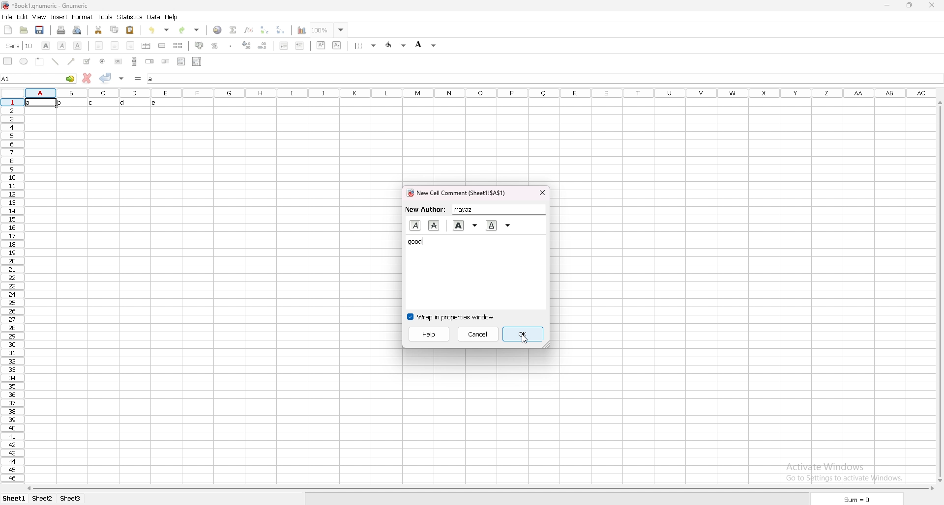 The width and height of the screenshot is (944, 505). Describe the element at coordinates (78, 46) in the screenshot. I see `underline` at that location.